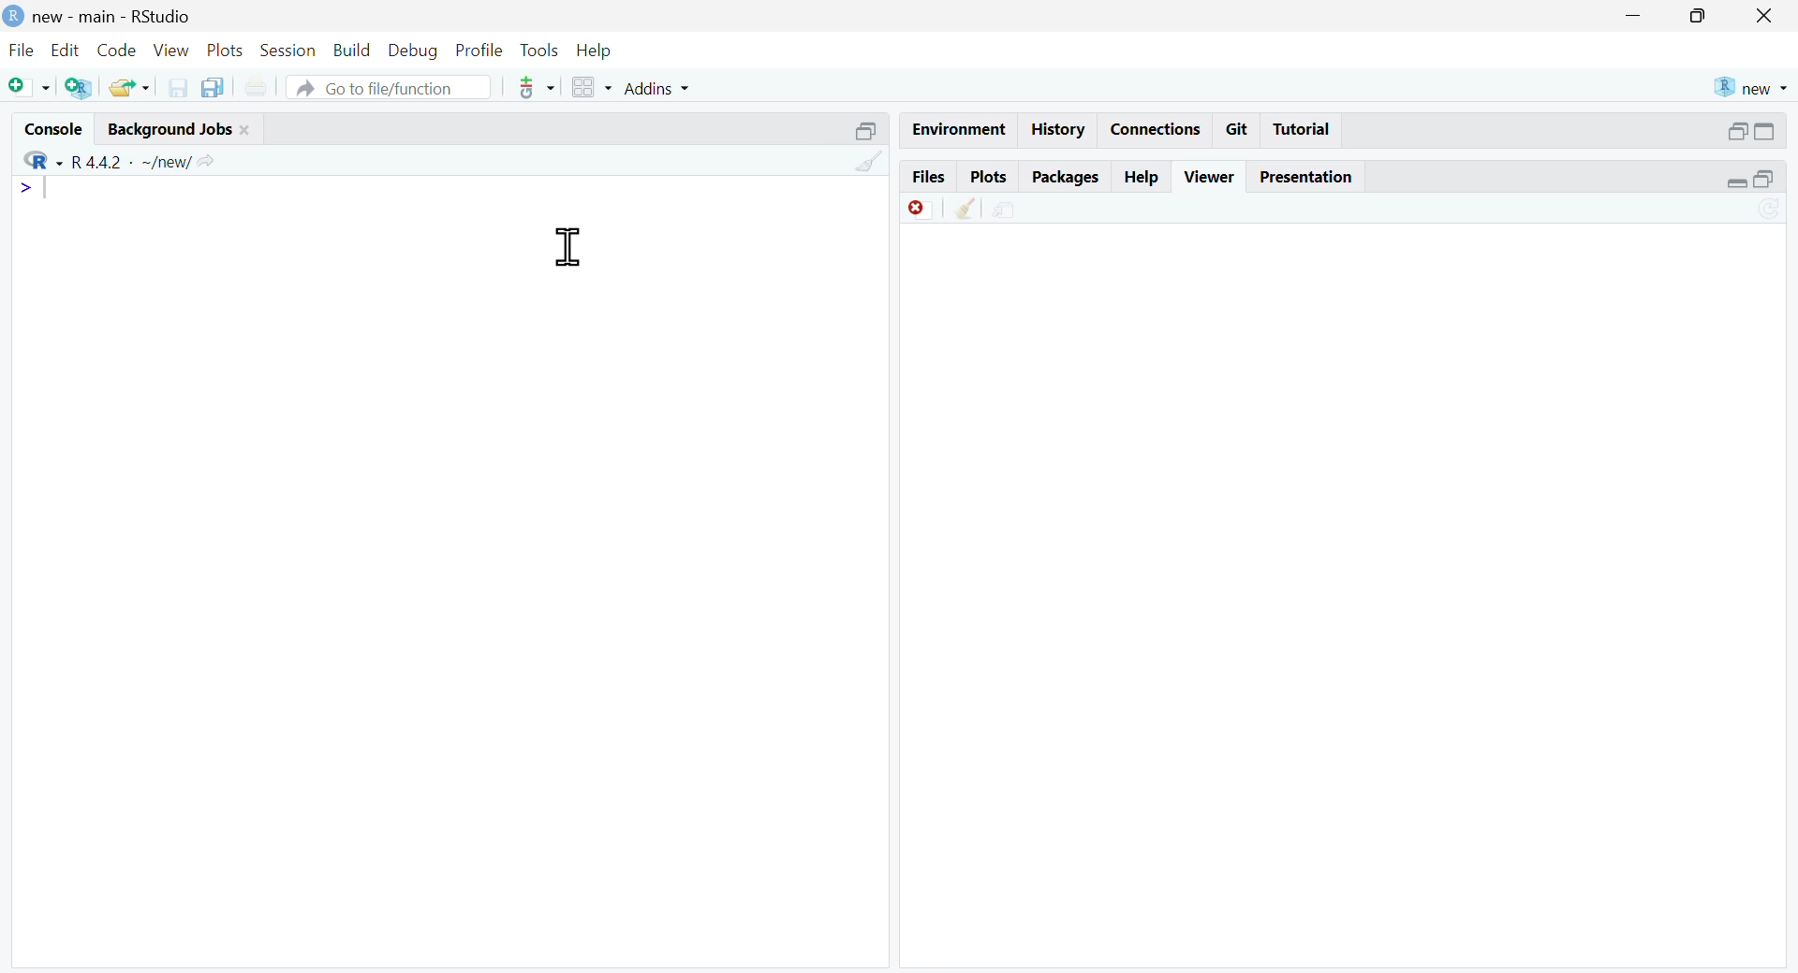 The image size is (1798, 973). Describe the element at coordinates (112, 18) in the screenshot. I see `new - main - RStudio` at that location.